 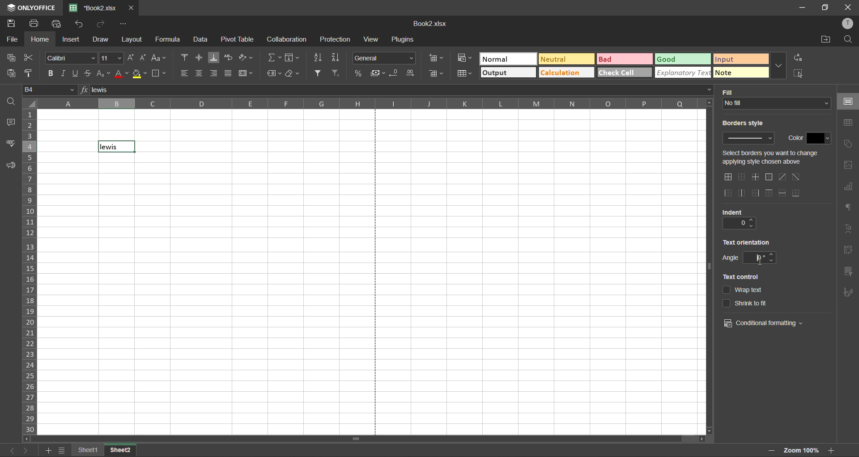 What do you see at coordinates (754, 219) in the screenshot?
I see `increase indent` at bounding box center [754, 219].